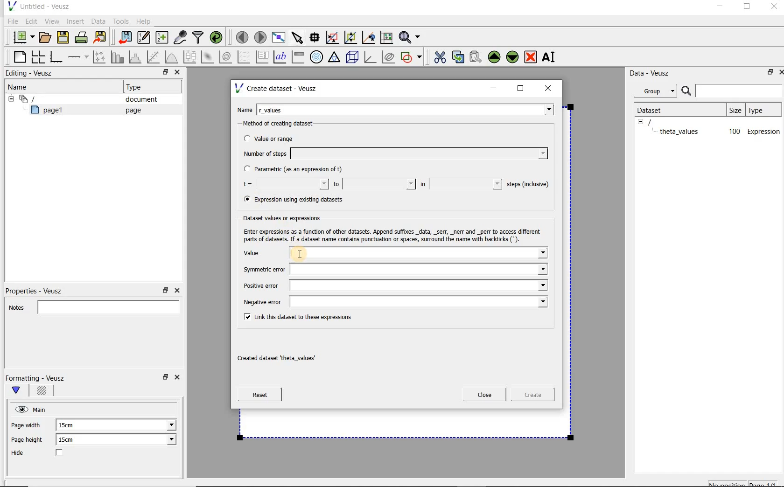 The image size is (784, 487). What do you see at coordinates (513, 56) in the screenshot?
I see `Move the selected widget down` at bounding box center [513, 56].